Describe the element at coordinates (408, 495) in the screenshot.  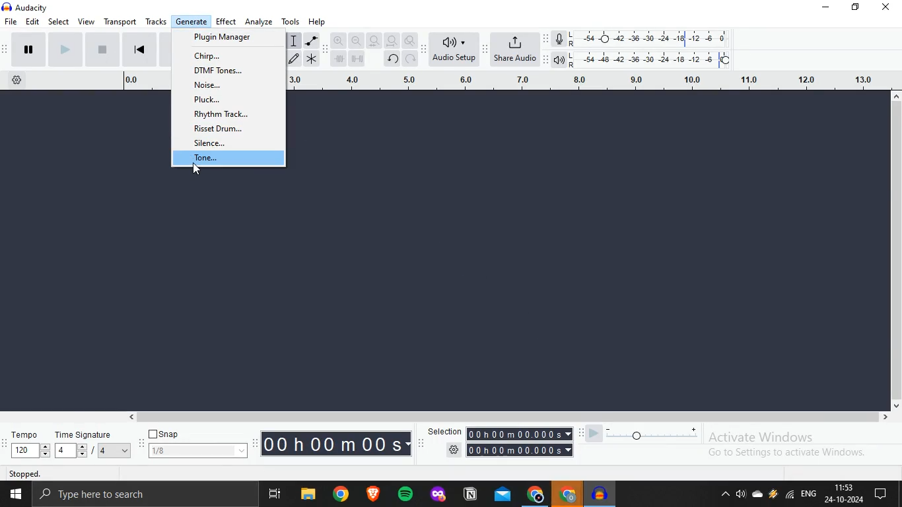
I see `Spotify` at that location.